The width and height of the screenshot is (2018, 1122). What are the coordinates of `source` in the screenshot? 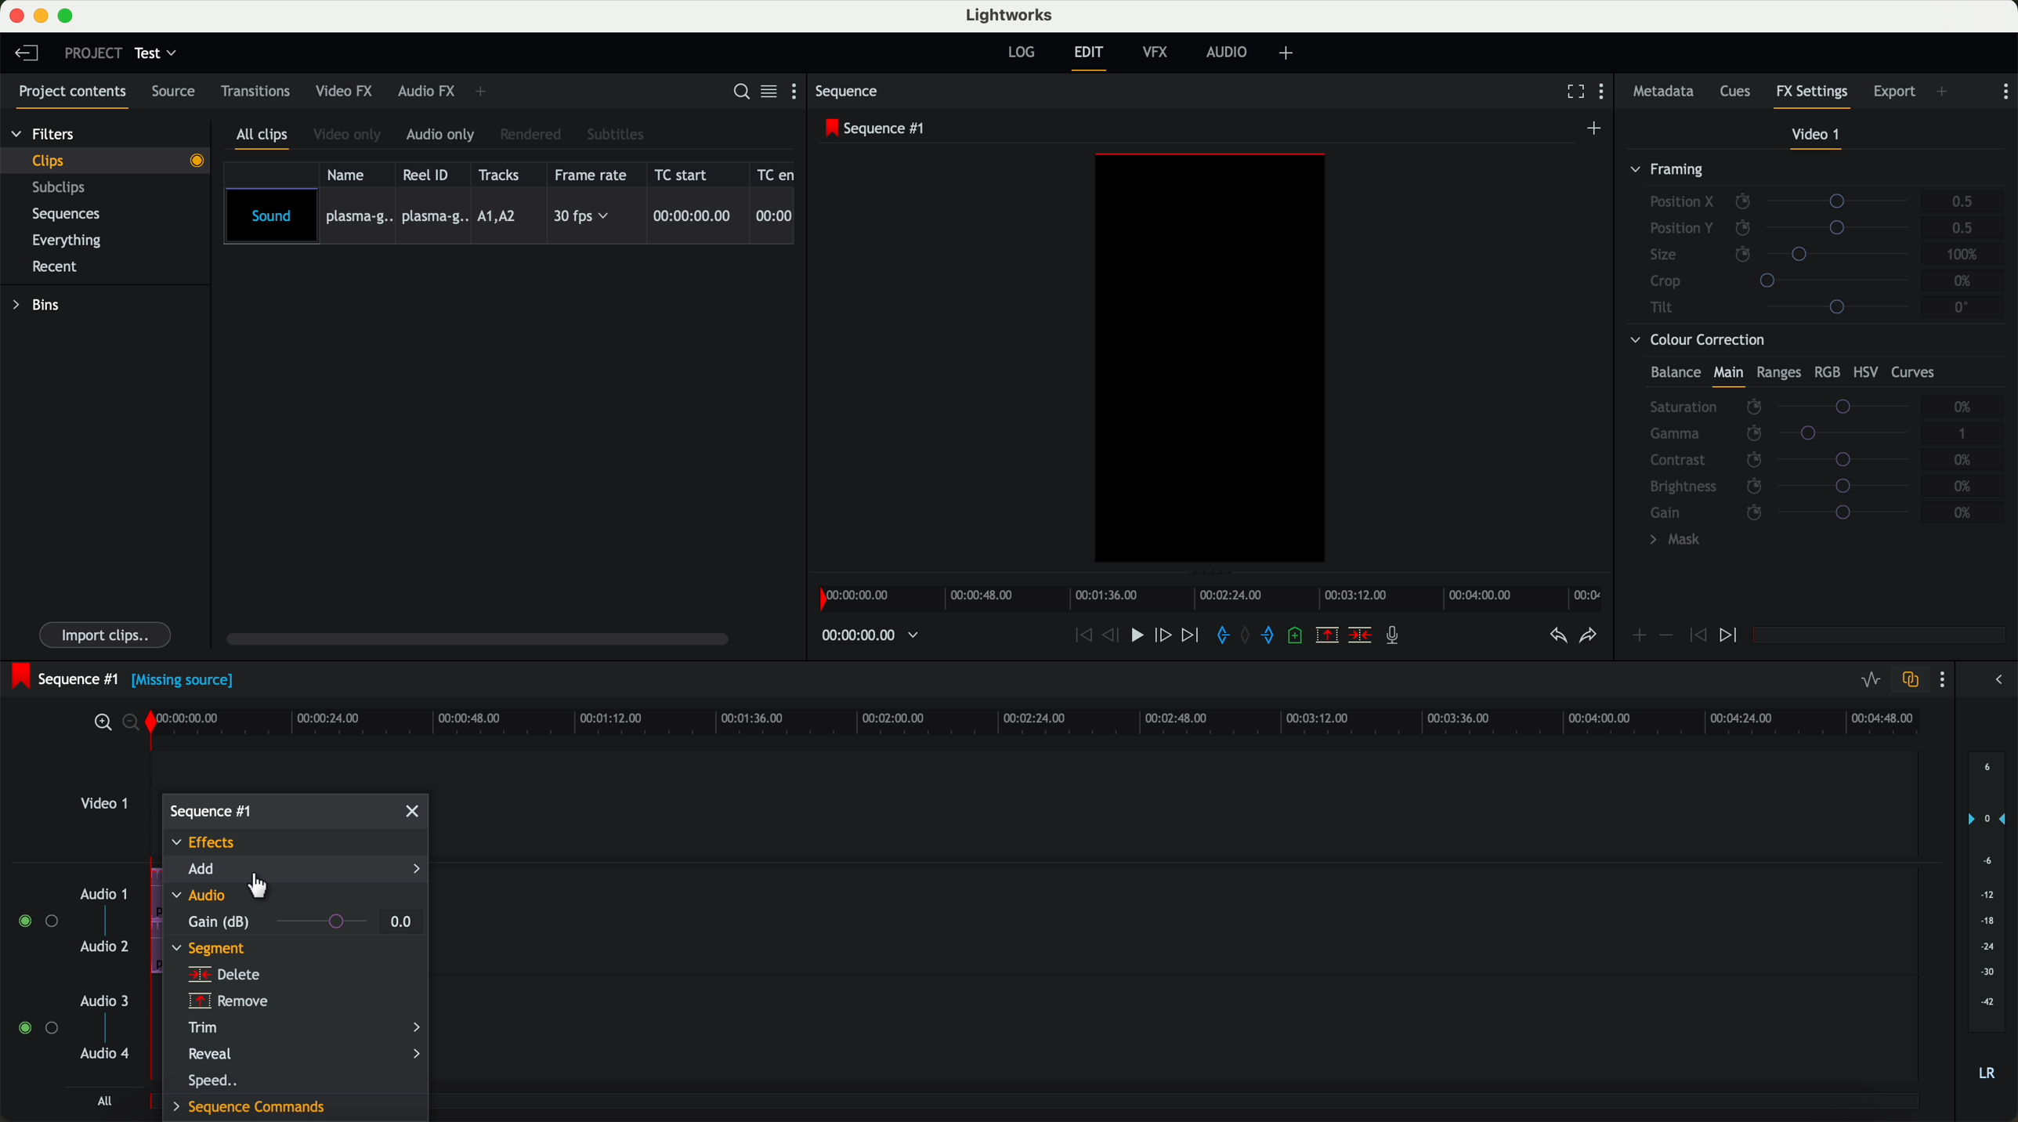 It's located at (179, 92).